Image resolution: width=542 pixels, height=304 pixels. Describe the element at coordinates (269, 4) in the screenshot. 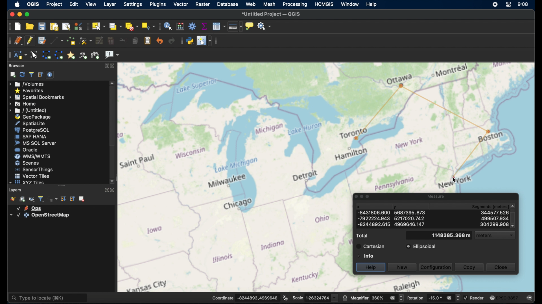

I see `mesh` at that location.